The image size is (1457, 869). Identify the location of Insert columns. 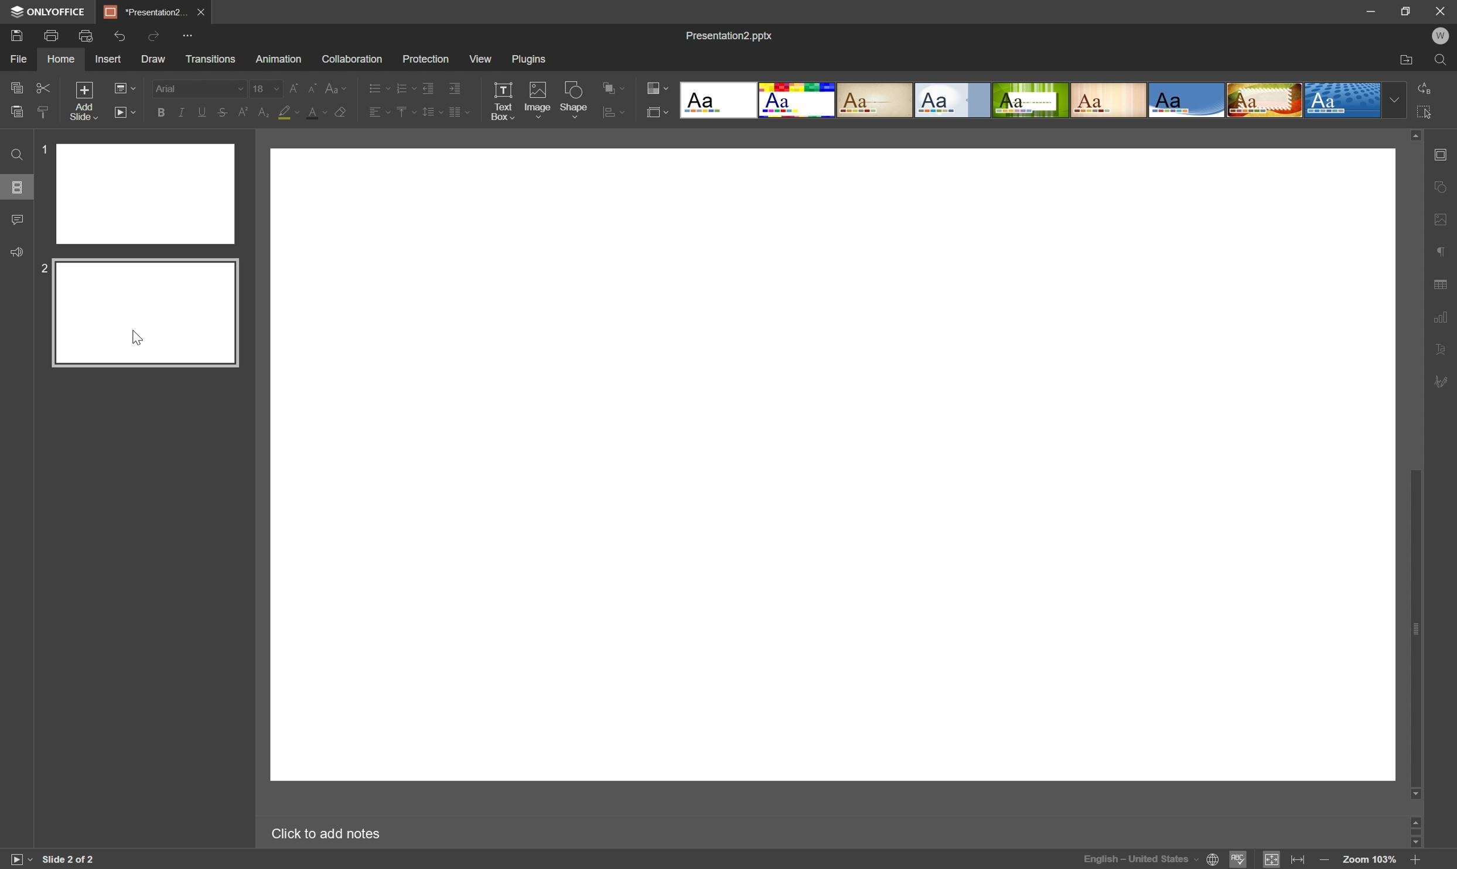
(459, 113).